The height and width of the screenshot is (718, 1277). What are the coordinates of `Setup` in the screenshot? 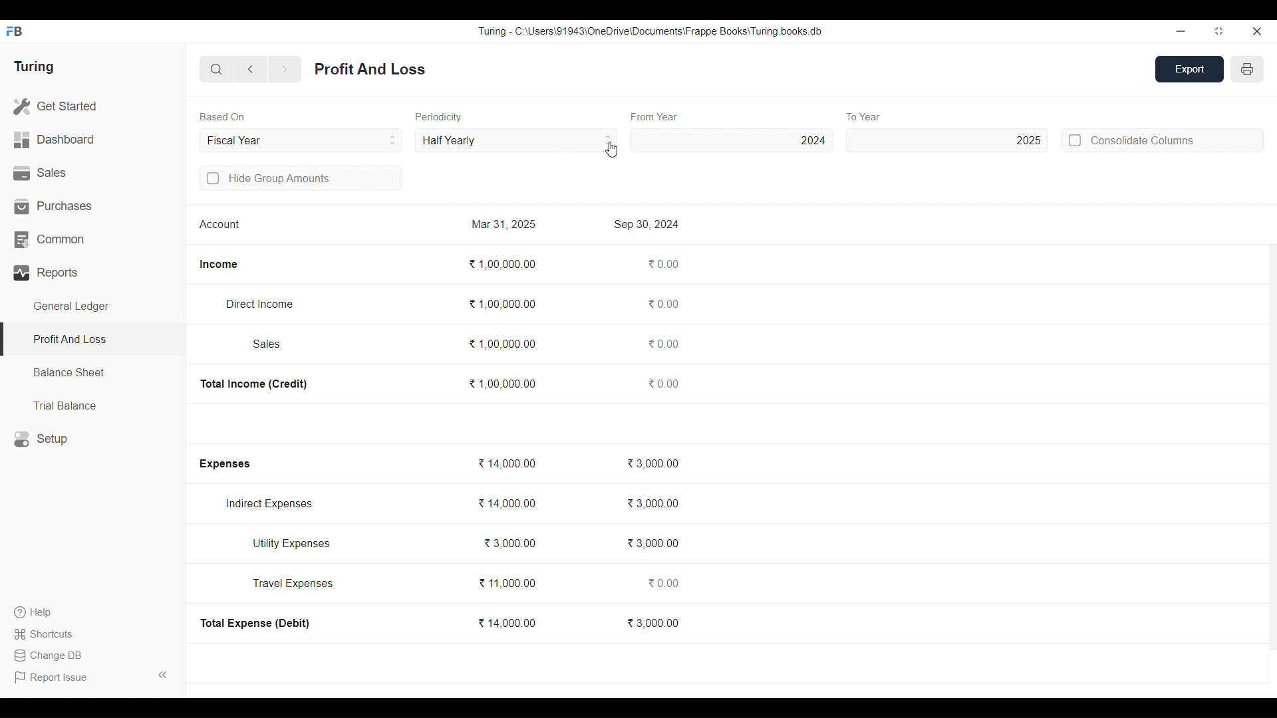 It's located at (93, 439).